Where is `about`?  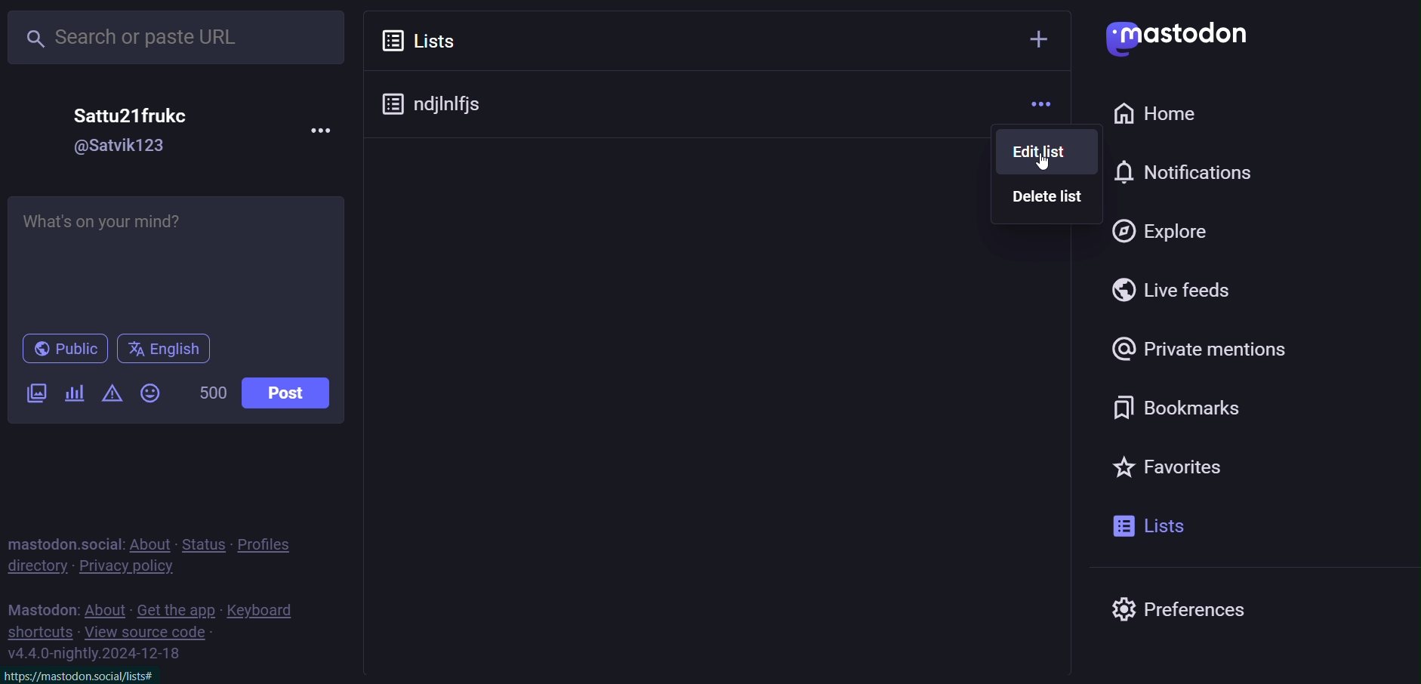 about is located at coordinates (104, 608).